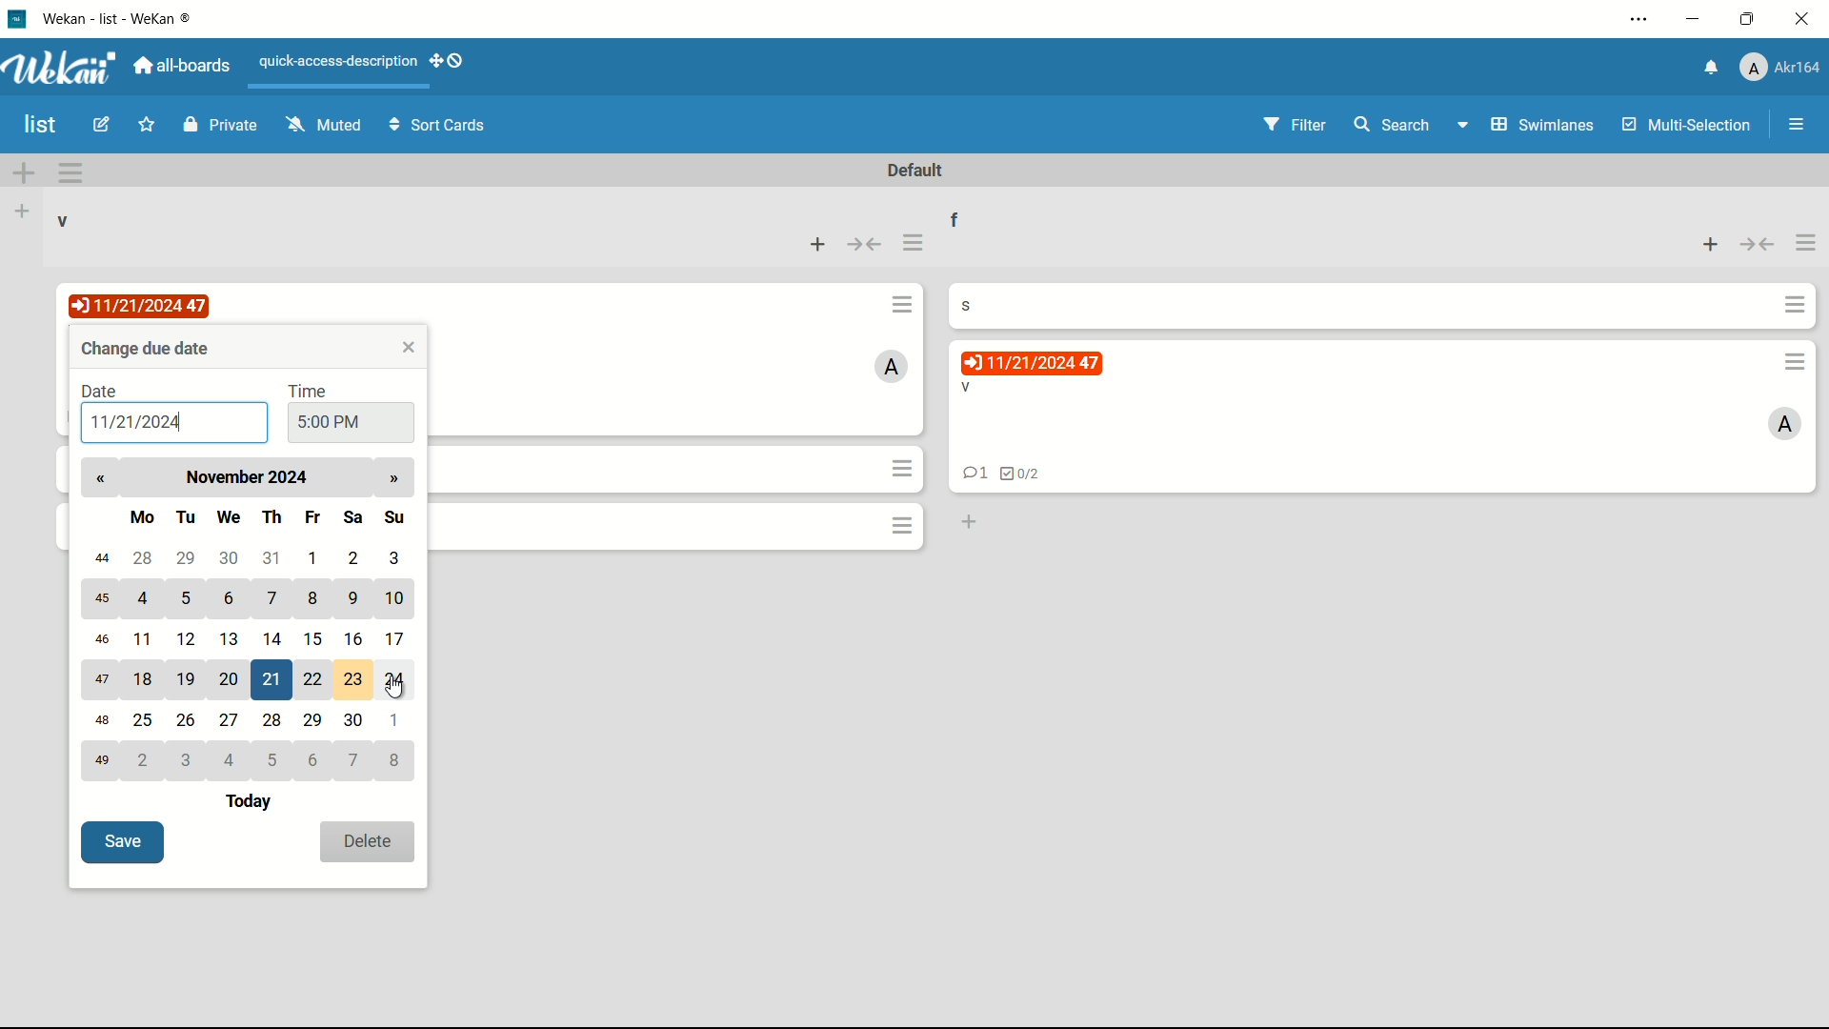 This screenshot has height=1029, width=1829. Describe the element at coordinates (1758, 247) in the screenshot. I see `collapse` at that location.